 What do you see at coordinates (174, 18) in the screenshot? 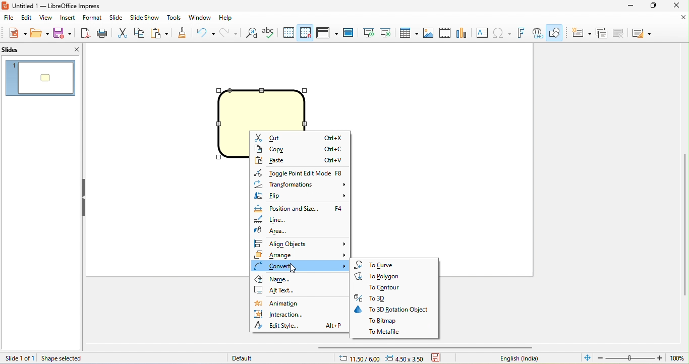
I see `tools` at bounding box center [174, 18].